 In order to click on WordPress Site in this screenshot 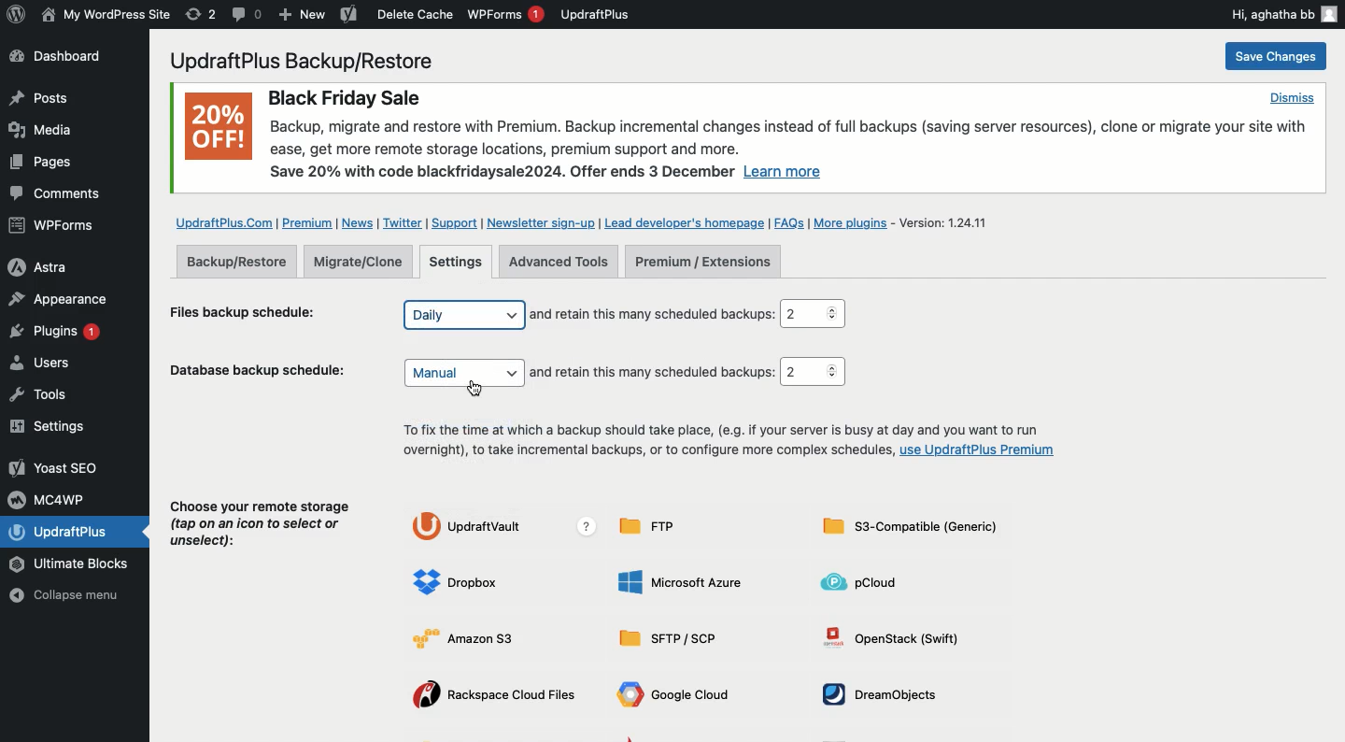, I will do `click(104, 15)`.